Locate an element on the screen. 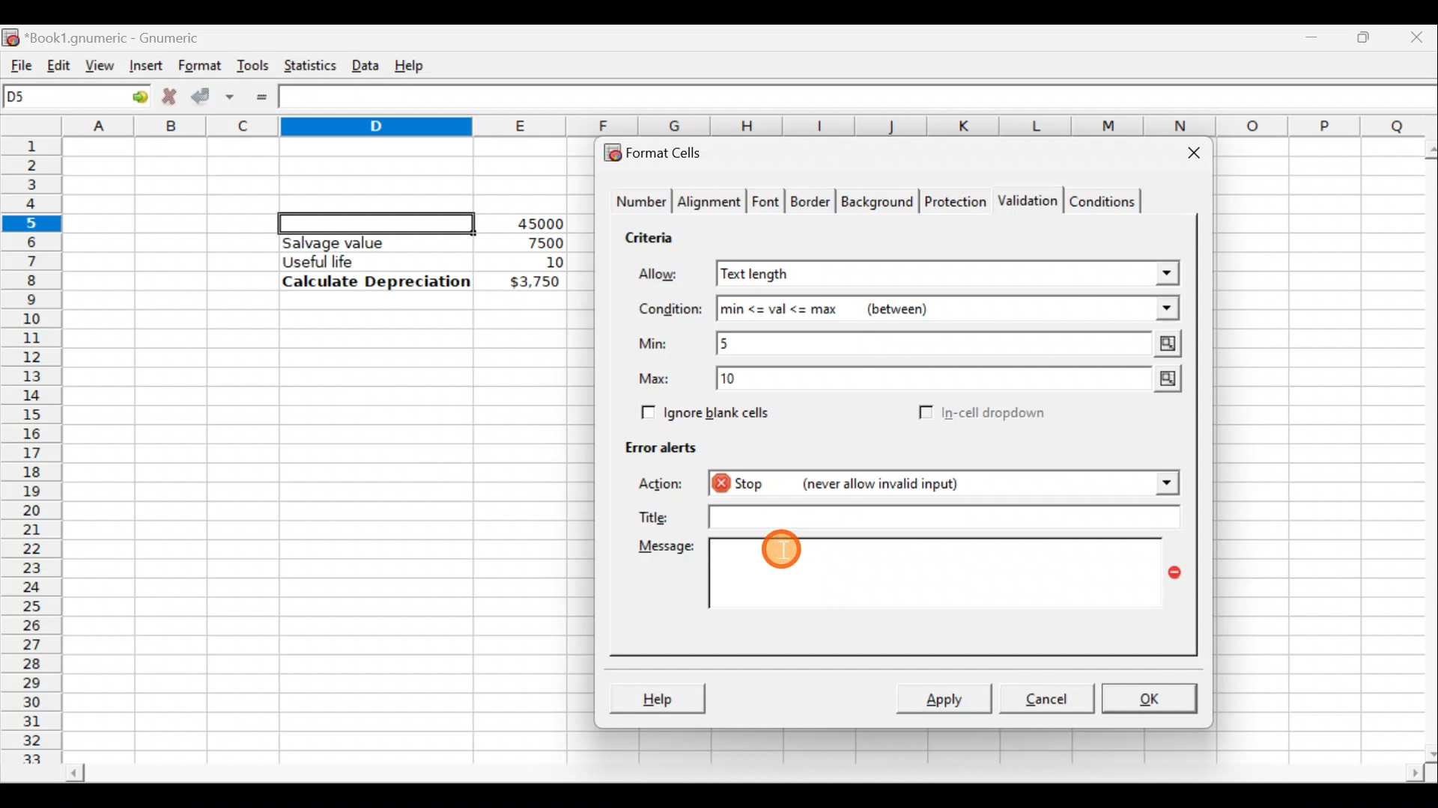 The width and height of the screenshot is (1438, 808). Title is located at coordinates (651, 514).